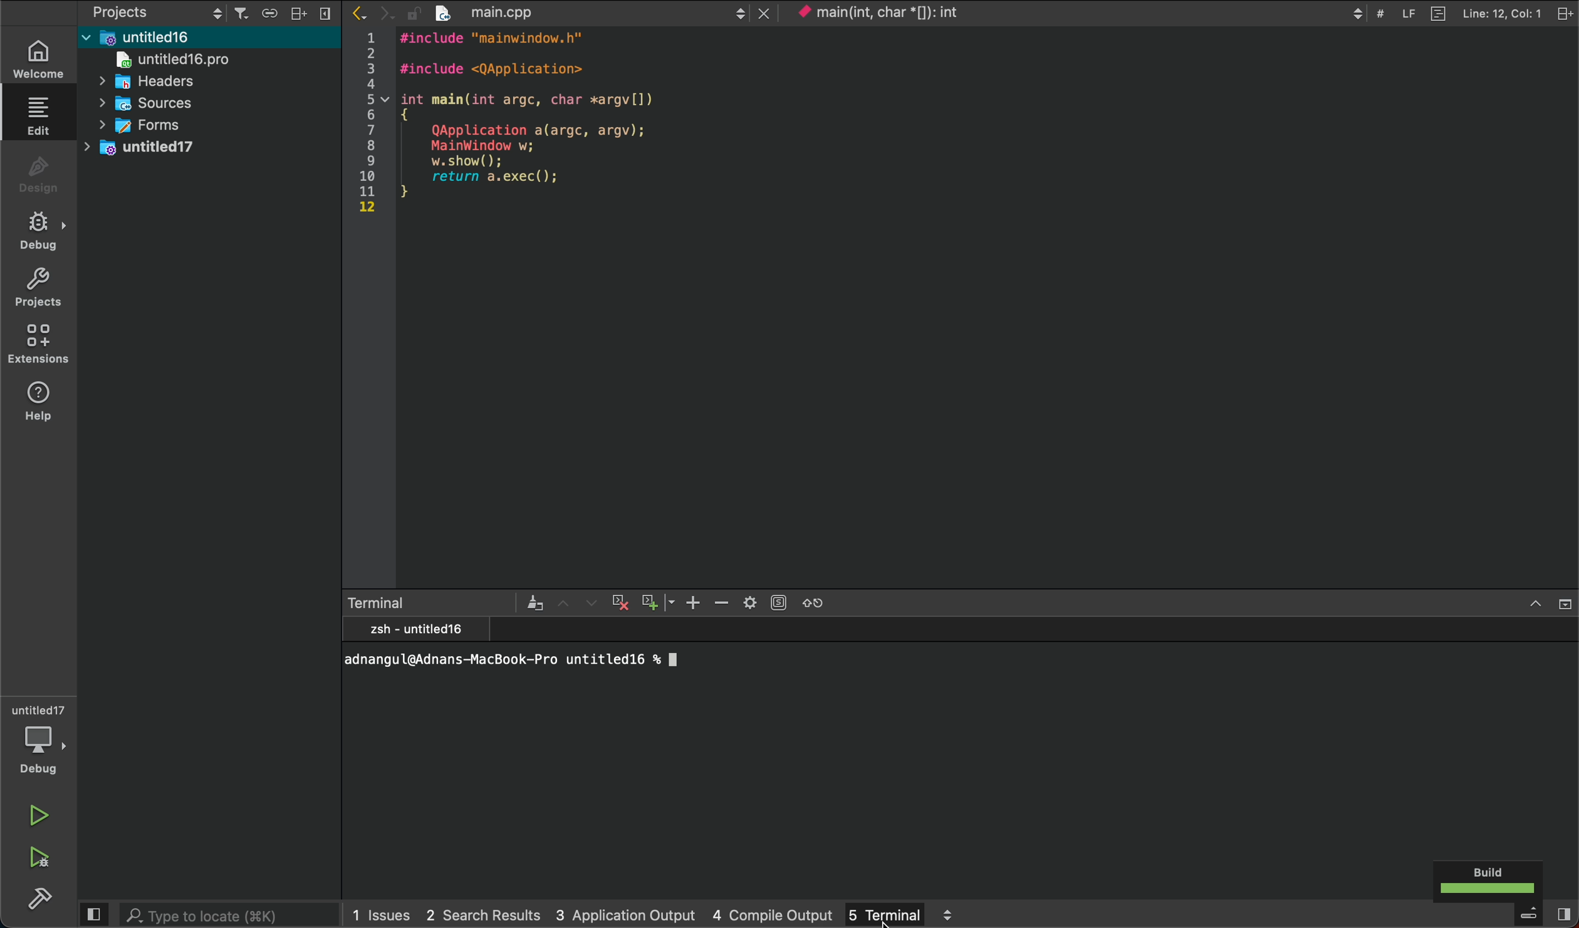  Describe the element at coordinates (955, 664) in the screenshot. I see `adnangul@Adnans-MacBook-Pro untitled16 % ll` at that location.